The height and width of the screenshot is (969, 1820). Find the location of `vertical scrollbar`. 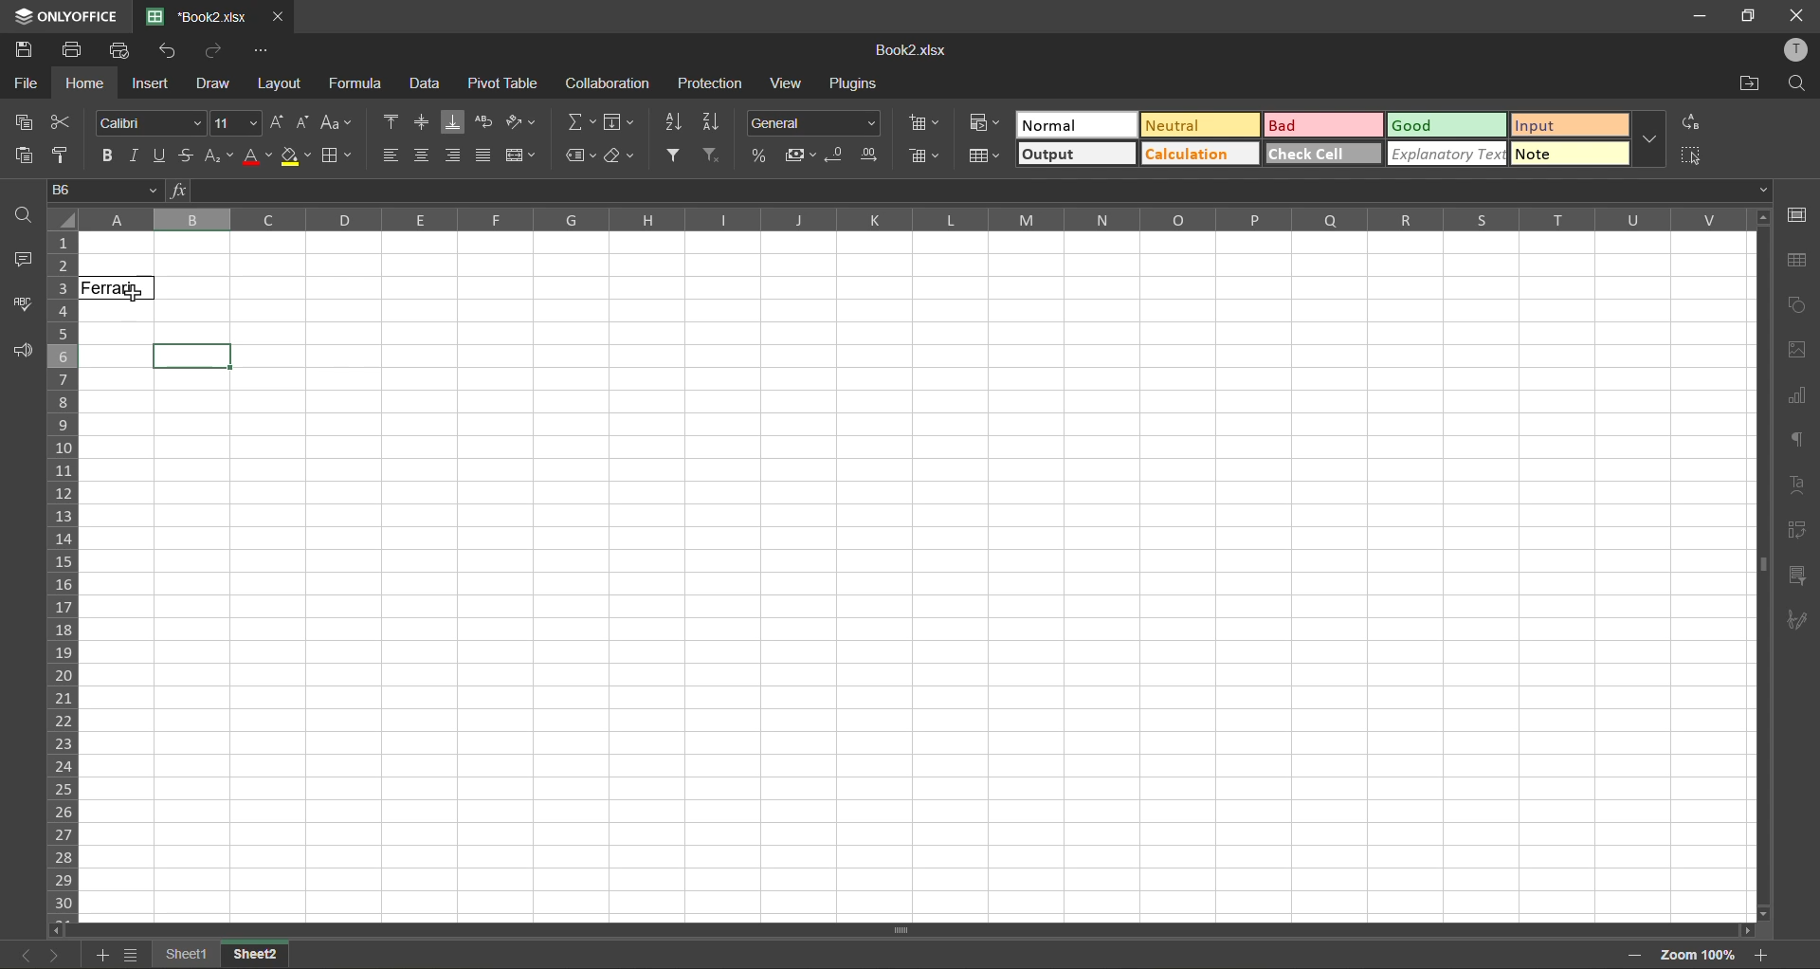

vertical scrollbar is located at coordinates (1760, 565).